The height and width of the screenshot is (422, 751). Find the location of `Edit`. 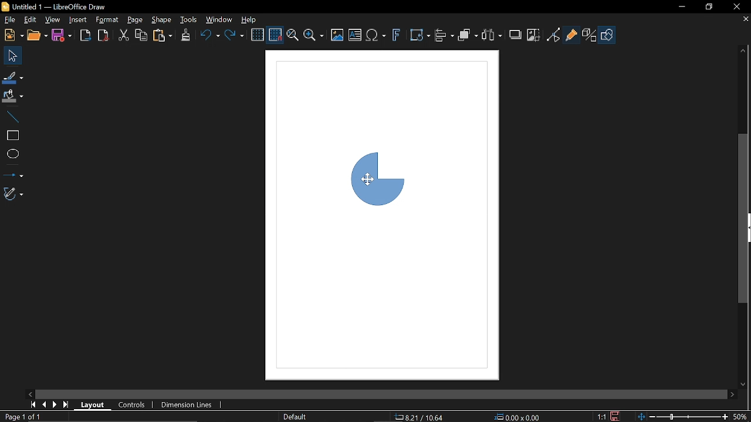

Edit is located at coordinates (28, 19).